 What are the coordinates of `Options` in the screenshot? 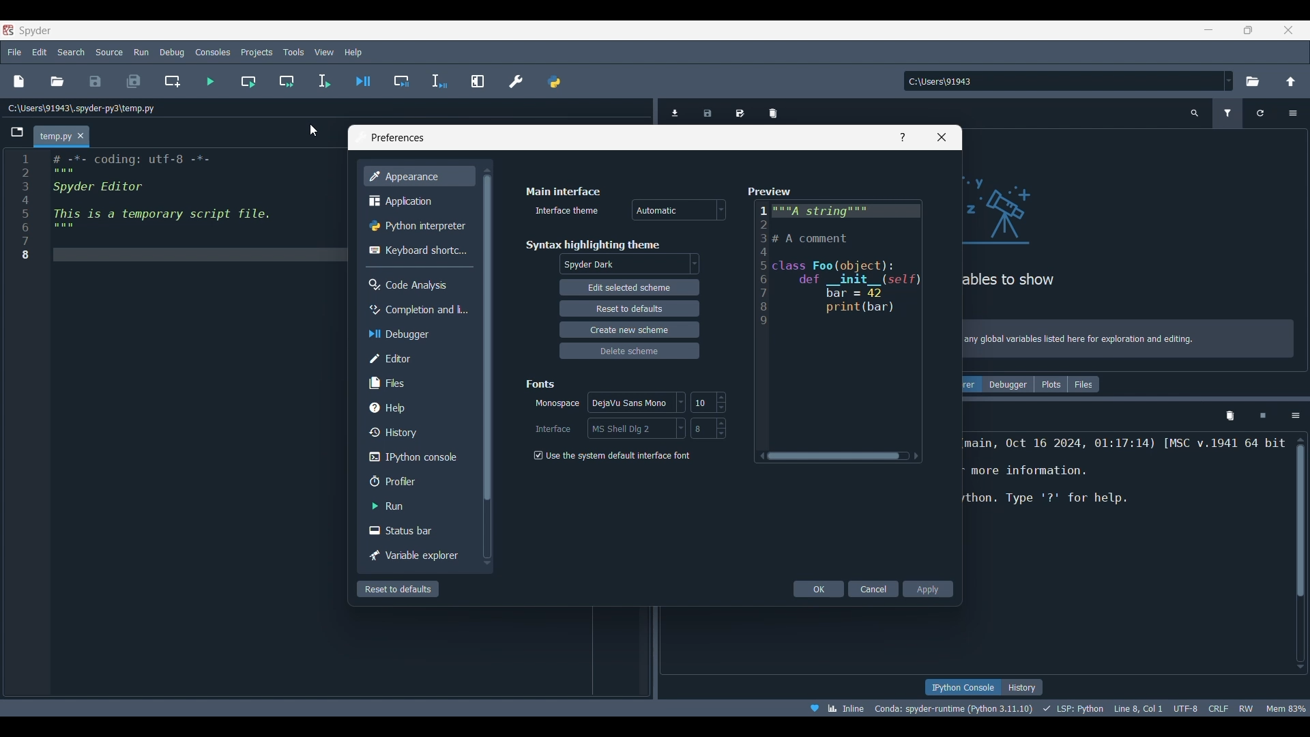 It's located at (1293, 113).